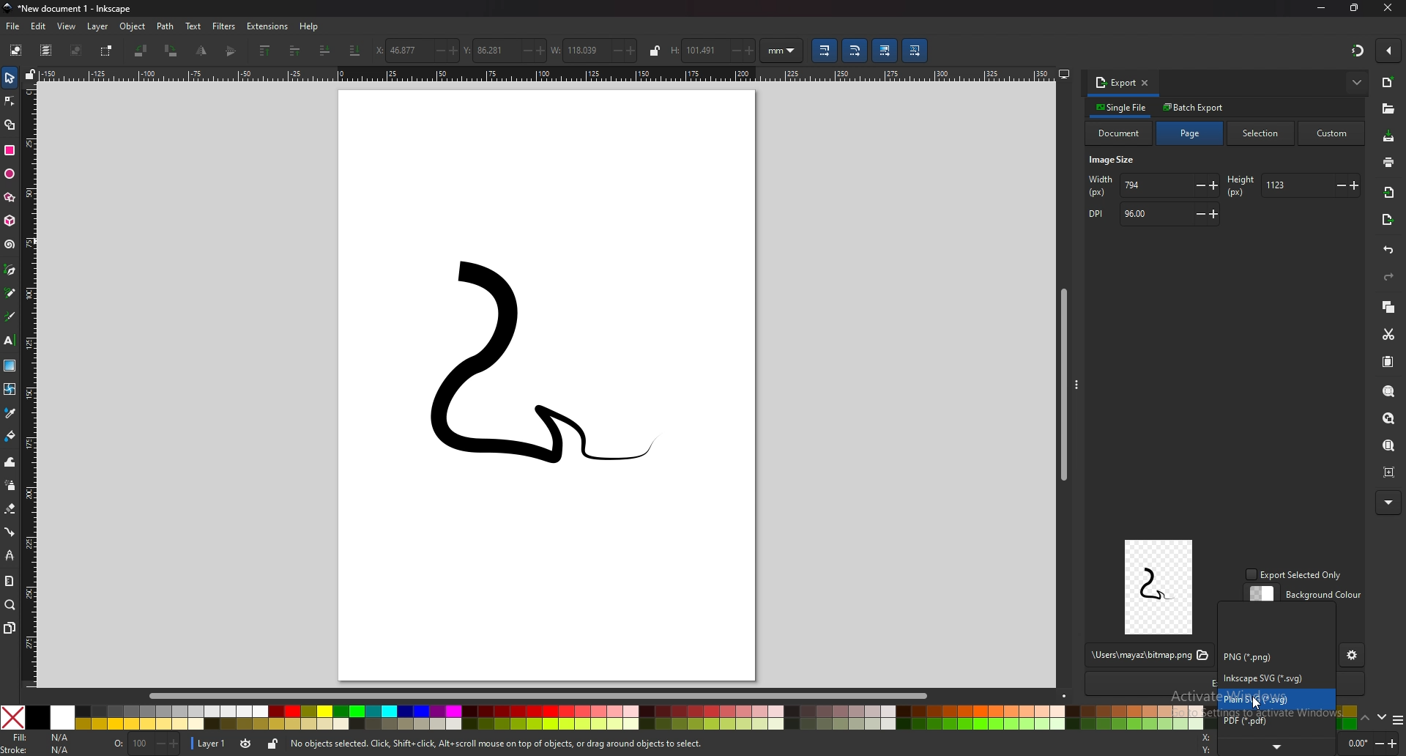 The width and height of the screenshot is (1406, 756). What do you see at coordinates (10, 412) in the screenshot?
I see `dropper` at bounding box center [10, 412].